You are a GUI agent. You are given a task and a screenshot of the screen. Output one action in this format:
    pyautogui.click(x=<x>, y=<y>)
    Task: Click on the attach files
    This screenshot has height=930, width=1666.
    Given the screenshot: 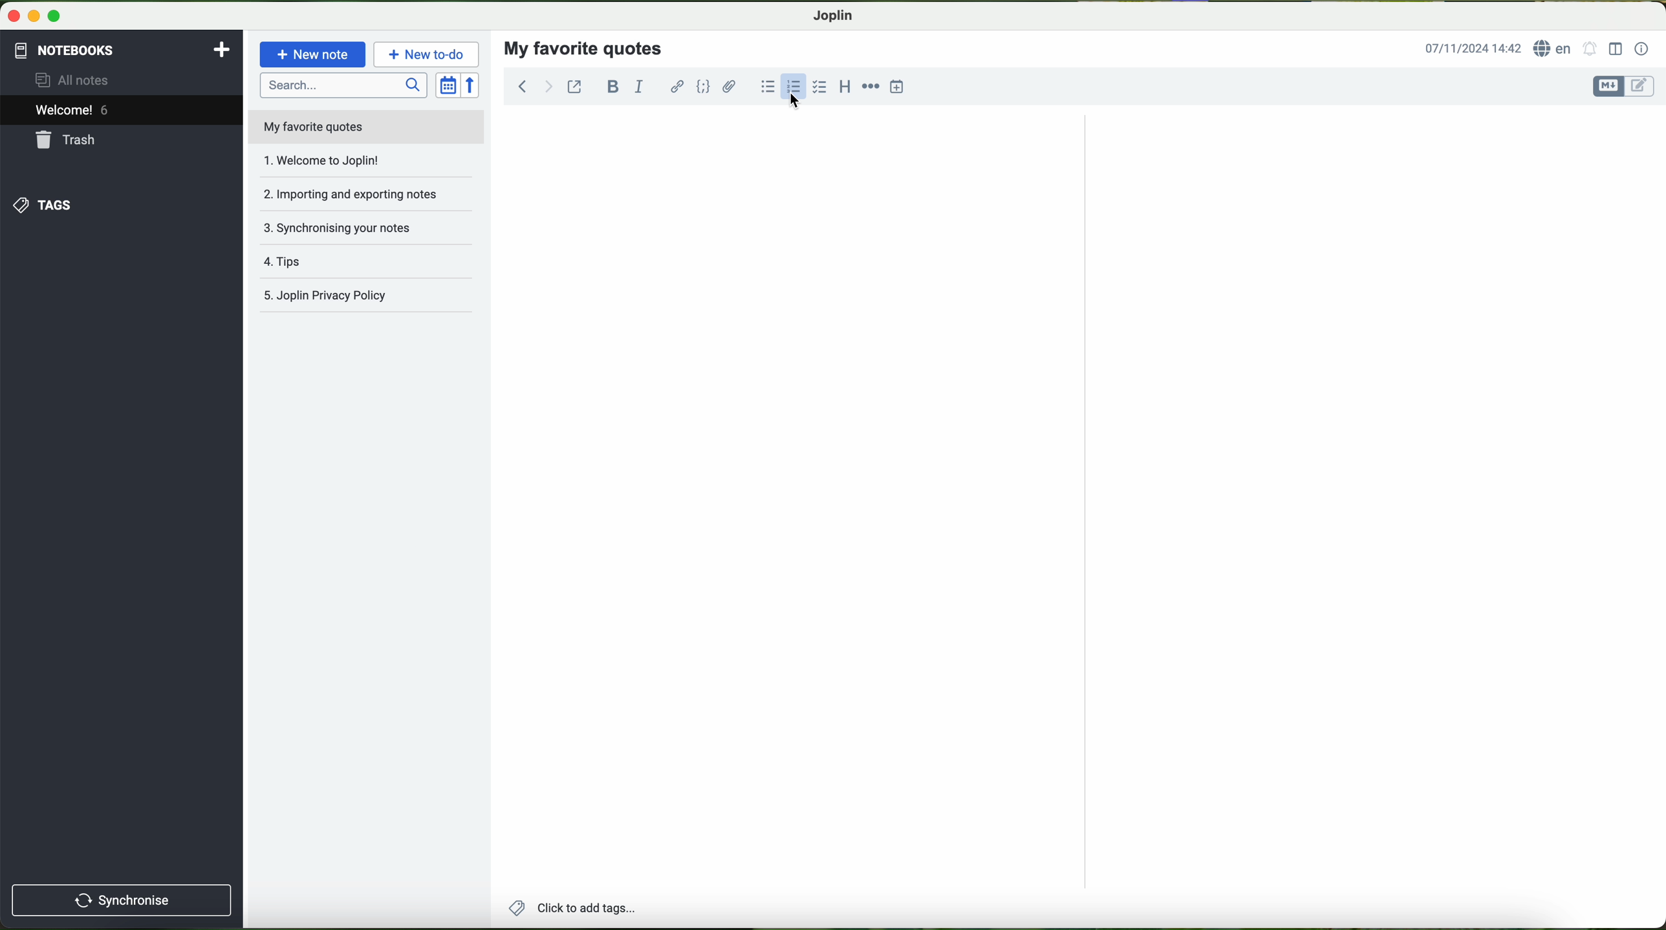 What is the action you would take?
    pyautogui.click(x=731, y=89)
    